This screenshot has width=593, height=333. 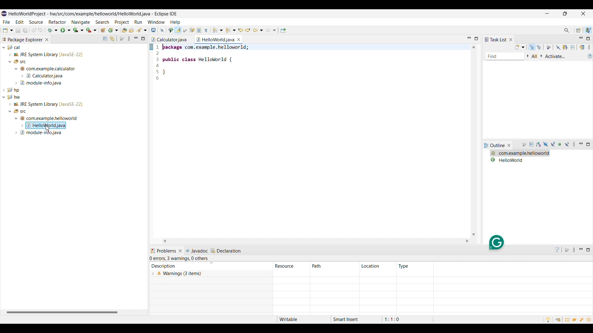 What do you see at coordinates (162, 31) in the screenshot?
I see `Skip all breakpoints` at bounding box center [162, 31].